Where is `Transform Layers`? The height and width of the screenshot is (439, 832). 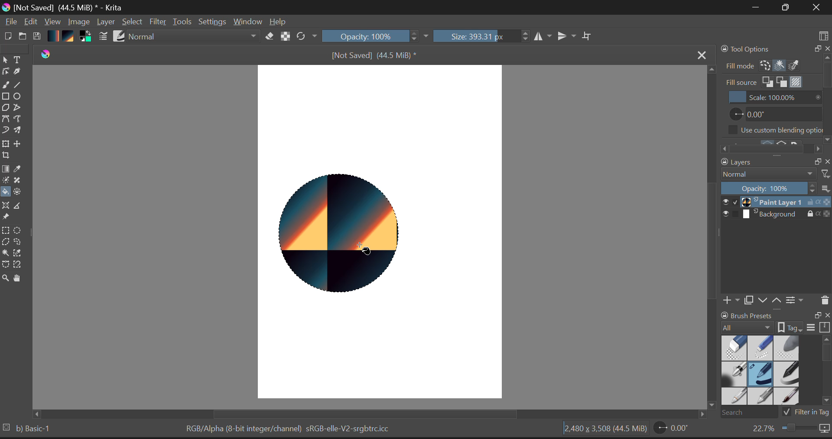
Transform Layers is located at coordinates (7, 144).